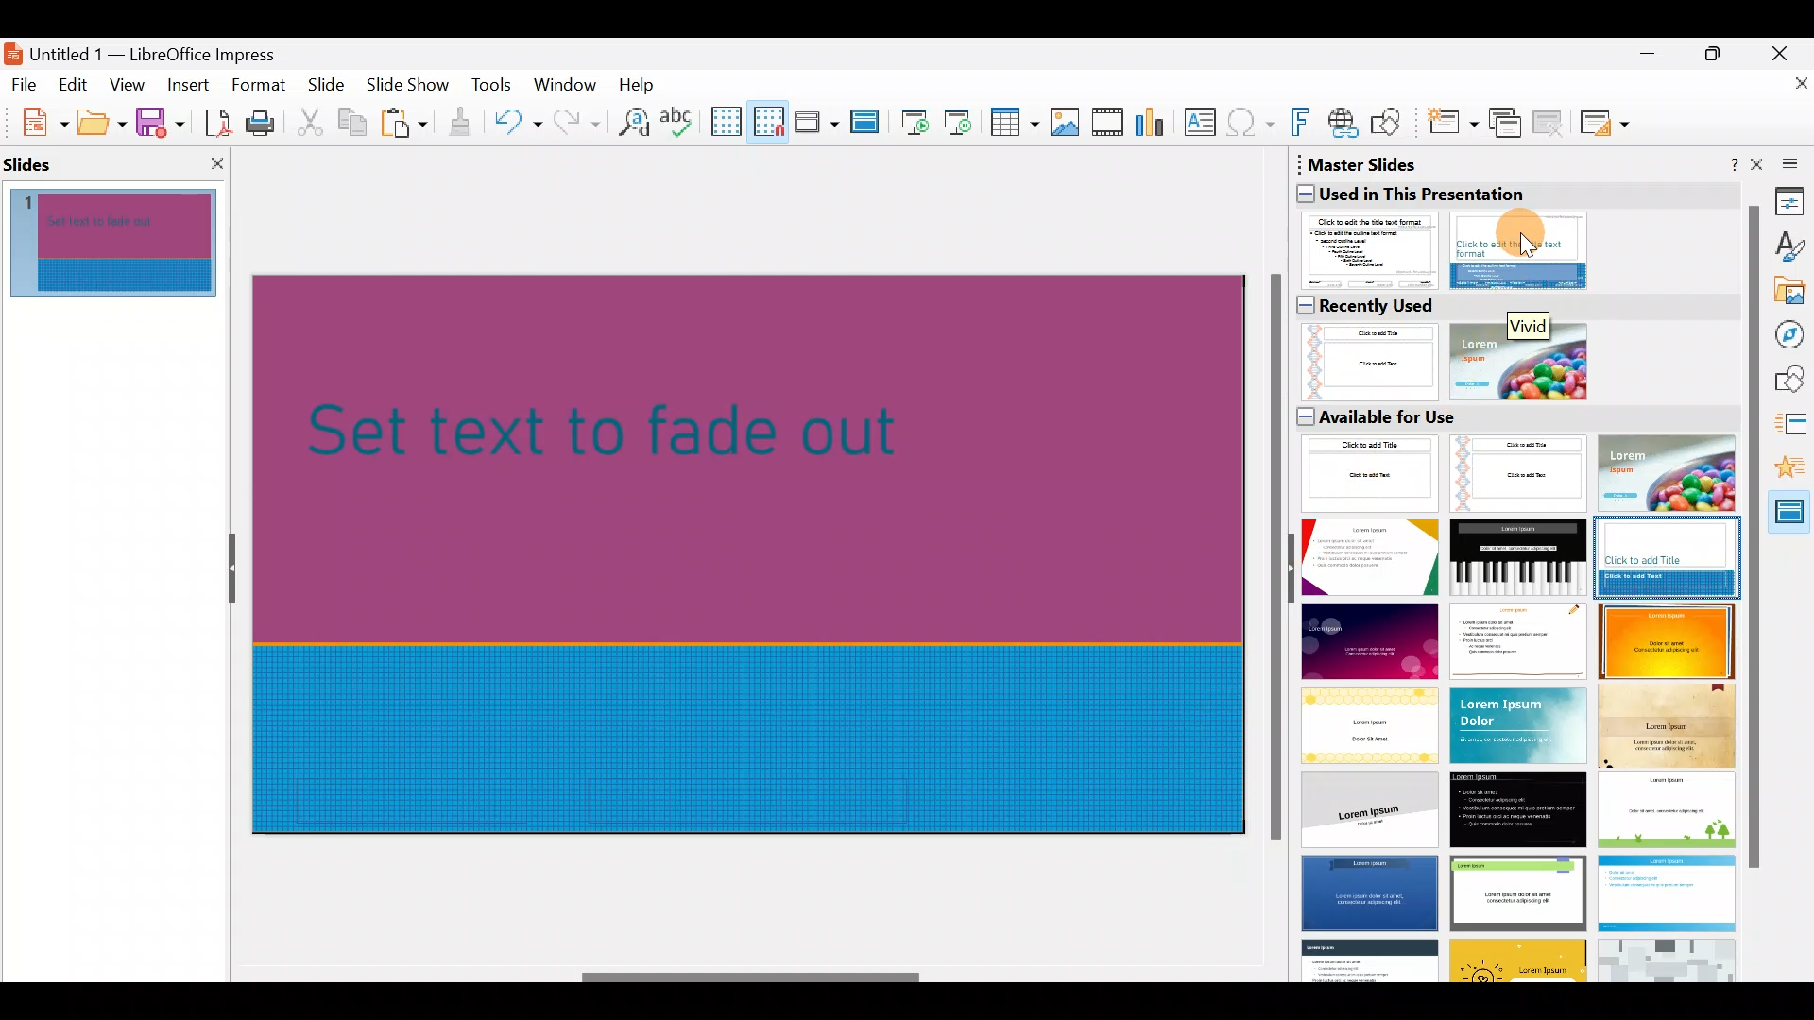  Describe the element at coordinates (329, 86) in the screenshot. I see `Slide` at that location.